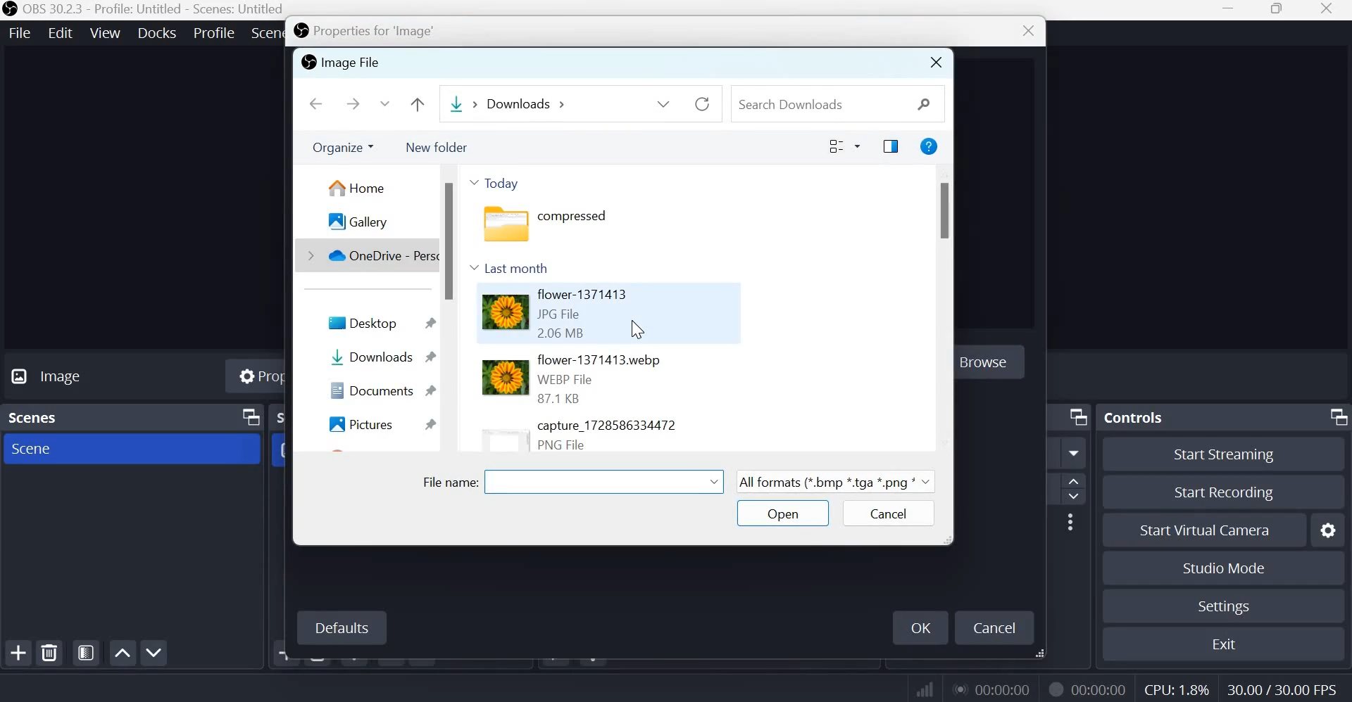 The width and height of the screenshot is (1352, 702). Describe the element at coordinates (846, 146) in the screenshot. I see `change your view` at that location.